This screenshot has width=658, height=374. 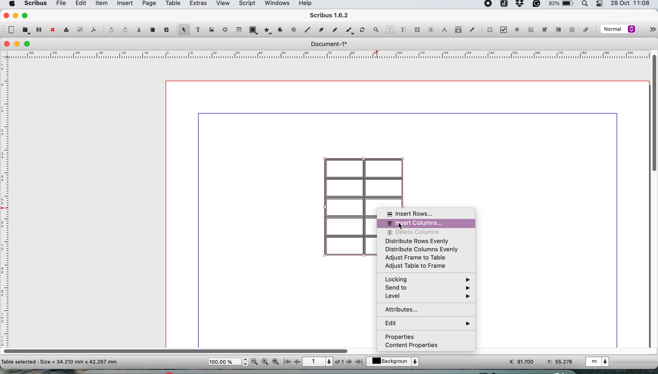 What do you see at coordinates (558, 31) in the screenshot?
I see `pdf list box` at bounding box center [558, 31].